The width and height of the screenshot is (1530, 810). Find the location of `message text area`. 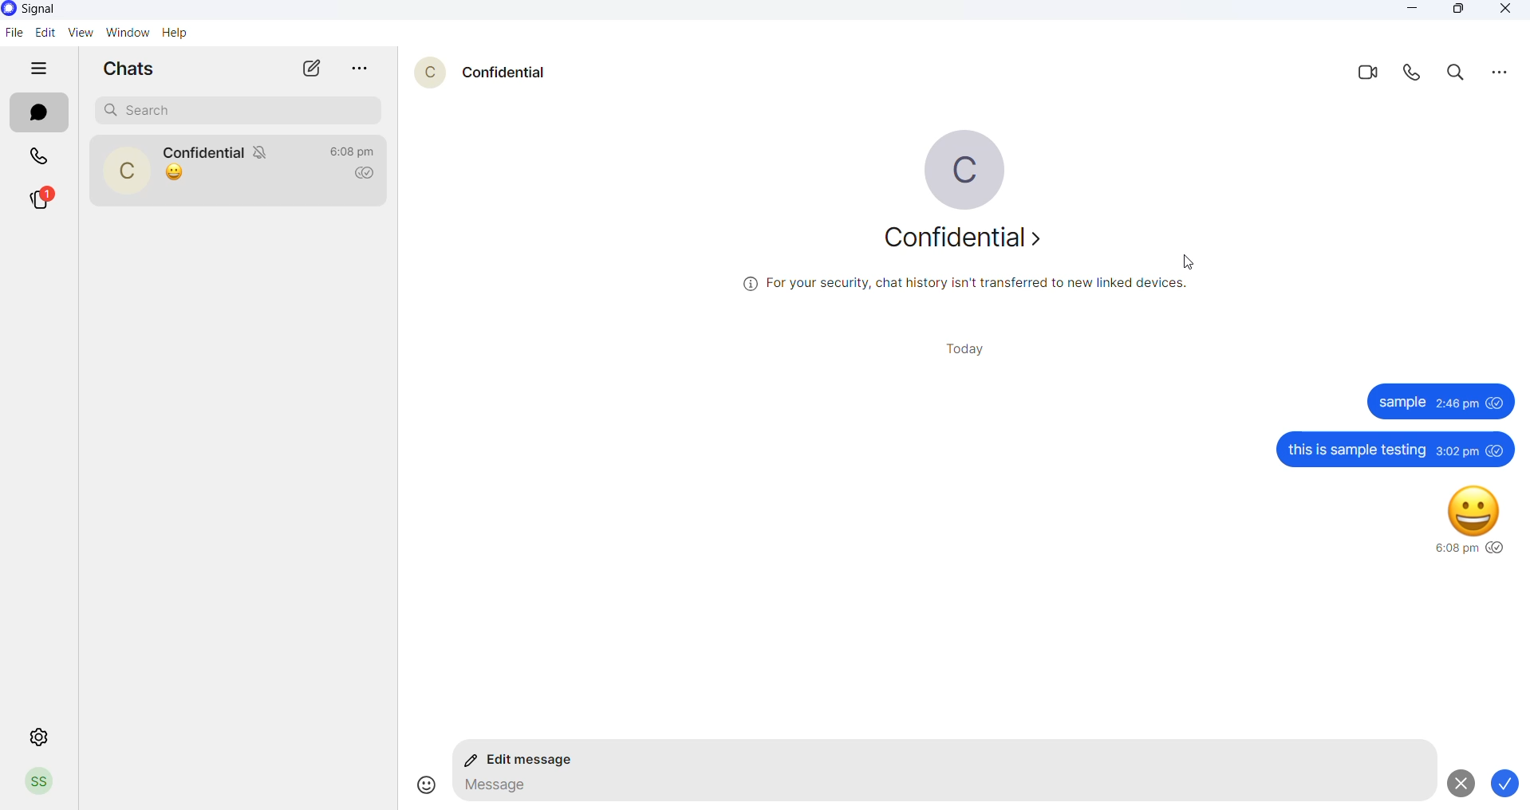

message text area is located at coordinates (937, 789).